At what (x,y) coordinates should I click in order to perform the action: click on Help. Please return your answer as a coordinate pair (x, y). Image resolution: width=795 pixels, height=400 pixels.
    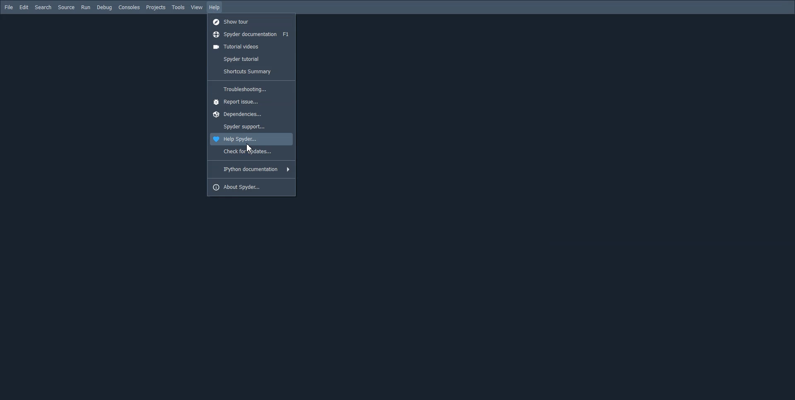
    Looking at the image, I should click on (215, 7).